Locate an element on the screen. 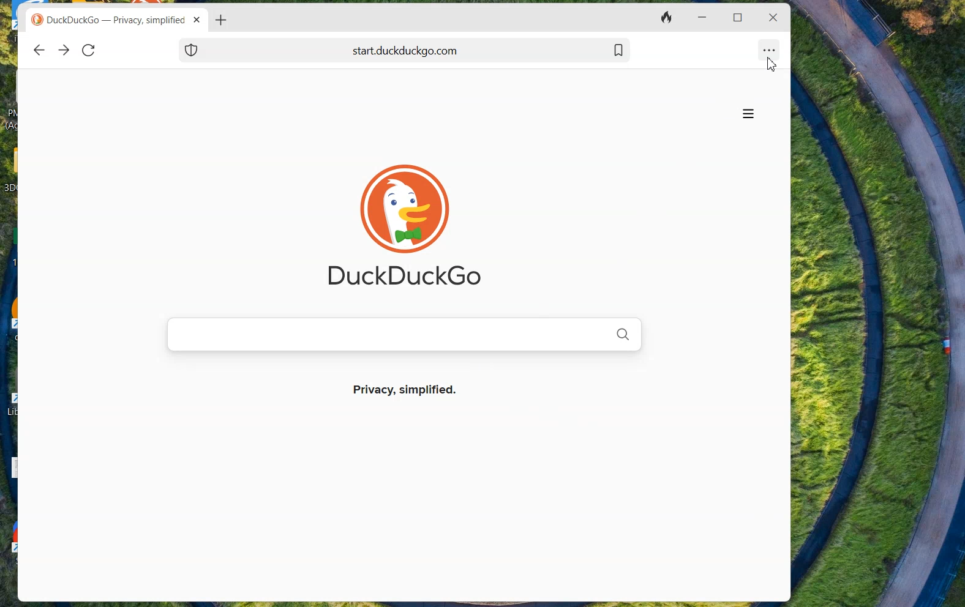  Close Tabs and clear data is located at coordinates (668, 18).